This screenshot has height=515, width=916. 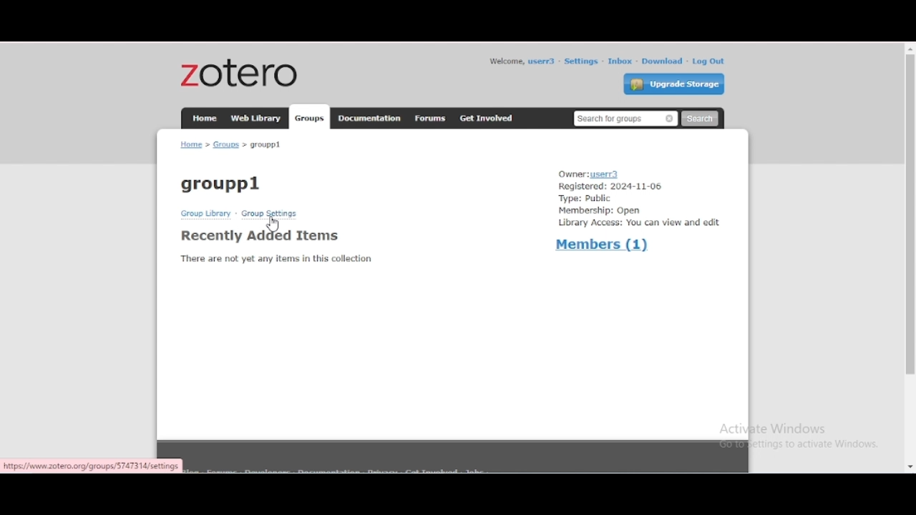 What do you see at coordinates (273, 224) in the screenshot?
I see `cursor` at bounding box center [273, 224].